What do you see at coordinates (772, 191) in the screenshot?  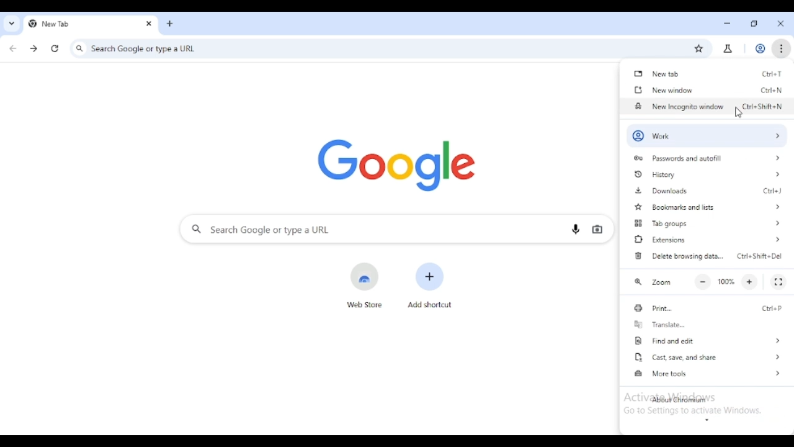 I see `shortcut for downloads` at bounding box center [772, 191].